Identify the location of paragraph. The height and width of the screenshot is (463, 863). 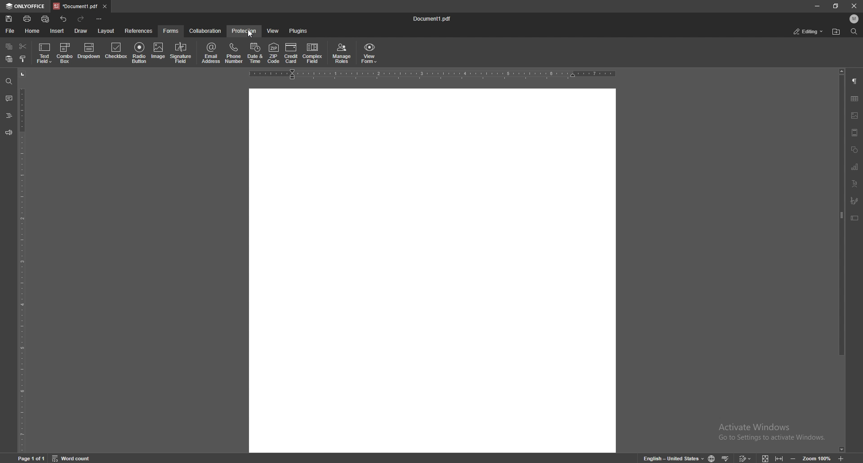
(854, 82).